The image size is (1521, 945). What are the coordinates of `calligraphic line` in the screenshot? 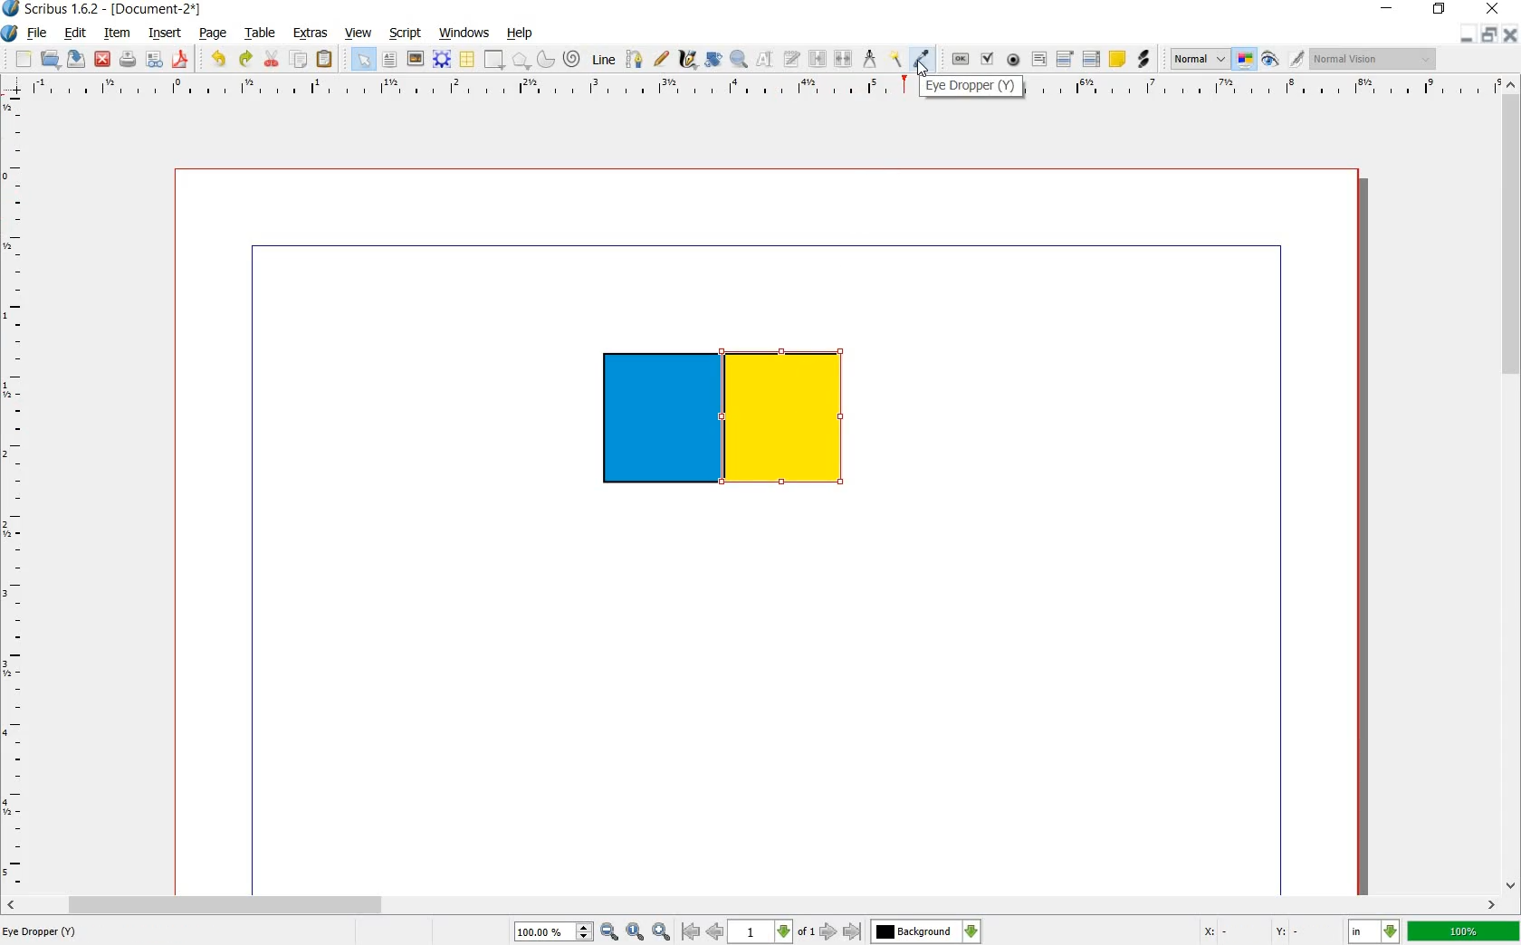 It's located at (688, 60).